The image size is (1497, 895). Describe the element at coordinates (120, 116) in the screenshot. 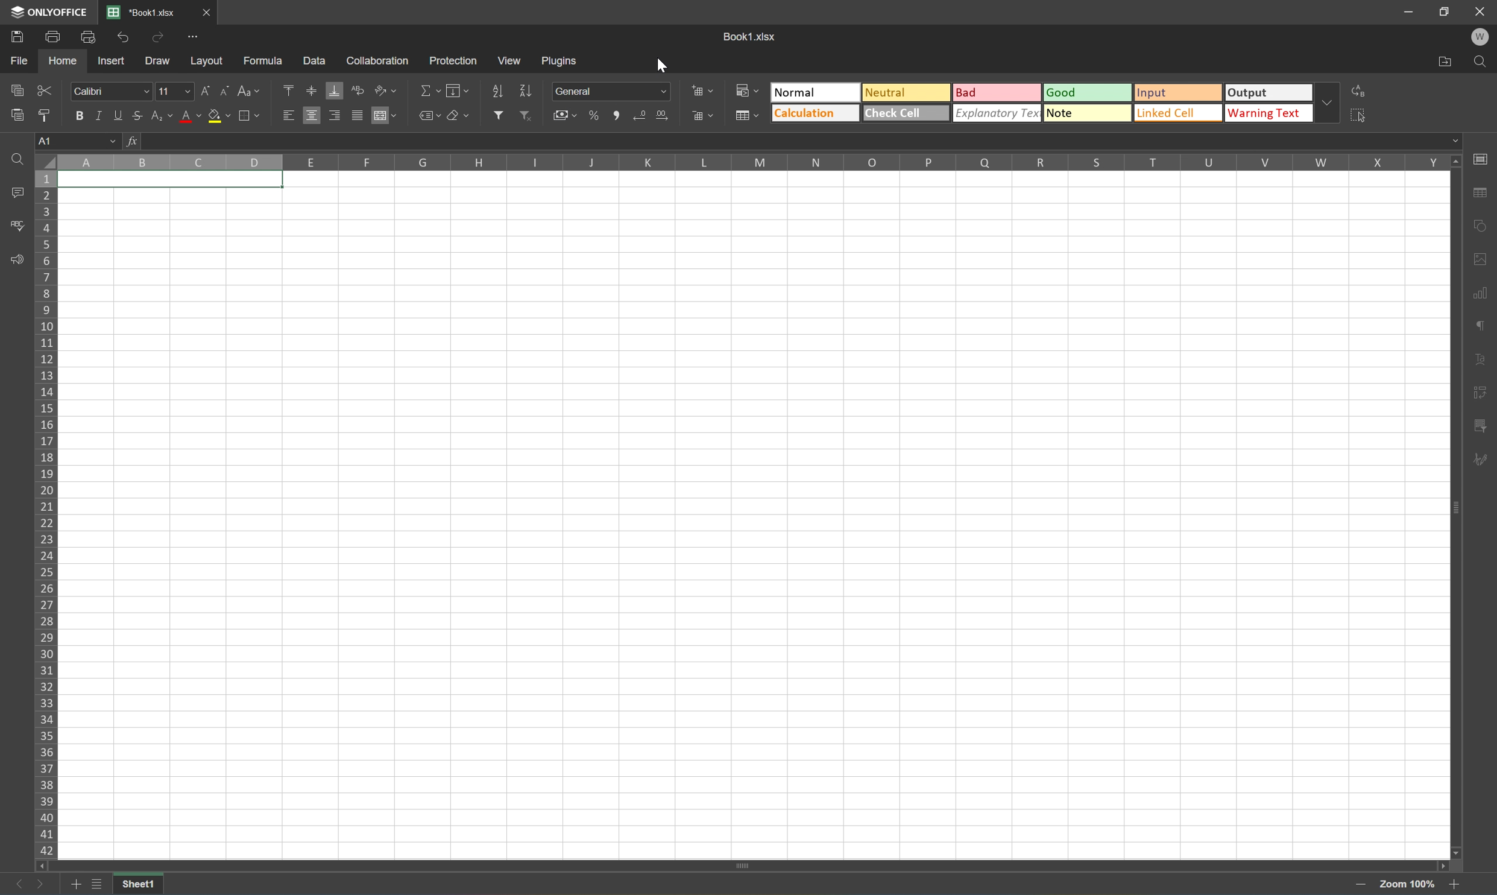

I see `Underline` at that location.